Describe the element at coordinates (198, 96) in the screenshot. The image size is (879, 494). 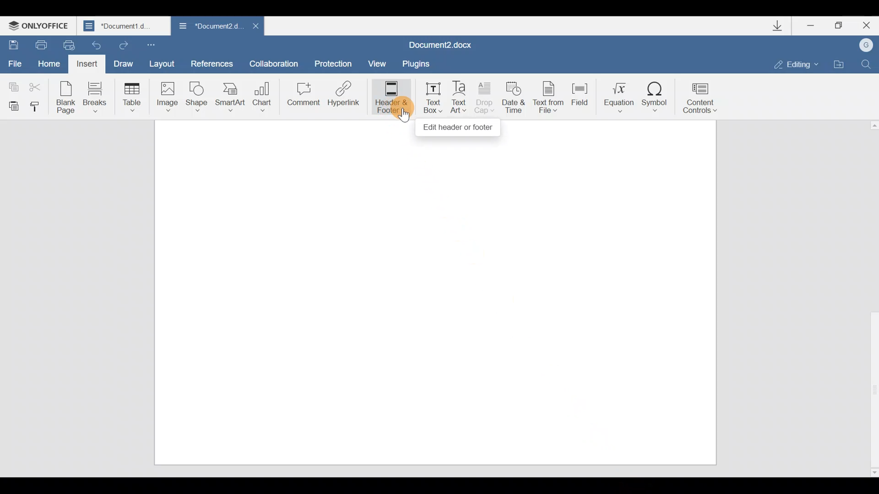
I see `Shape` at that location.